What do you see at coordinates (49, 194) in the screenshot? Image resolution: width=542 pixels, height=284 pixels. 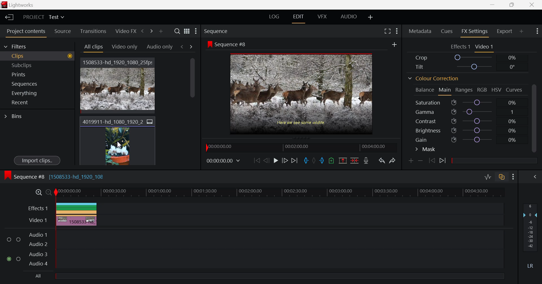 I see `Timeline Zoom Out` at bounding box center [49, 194].